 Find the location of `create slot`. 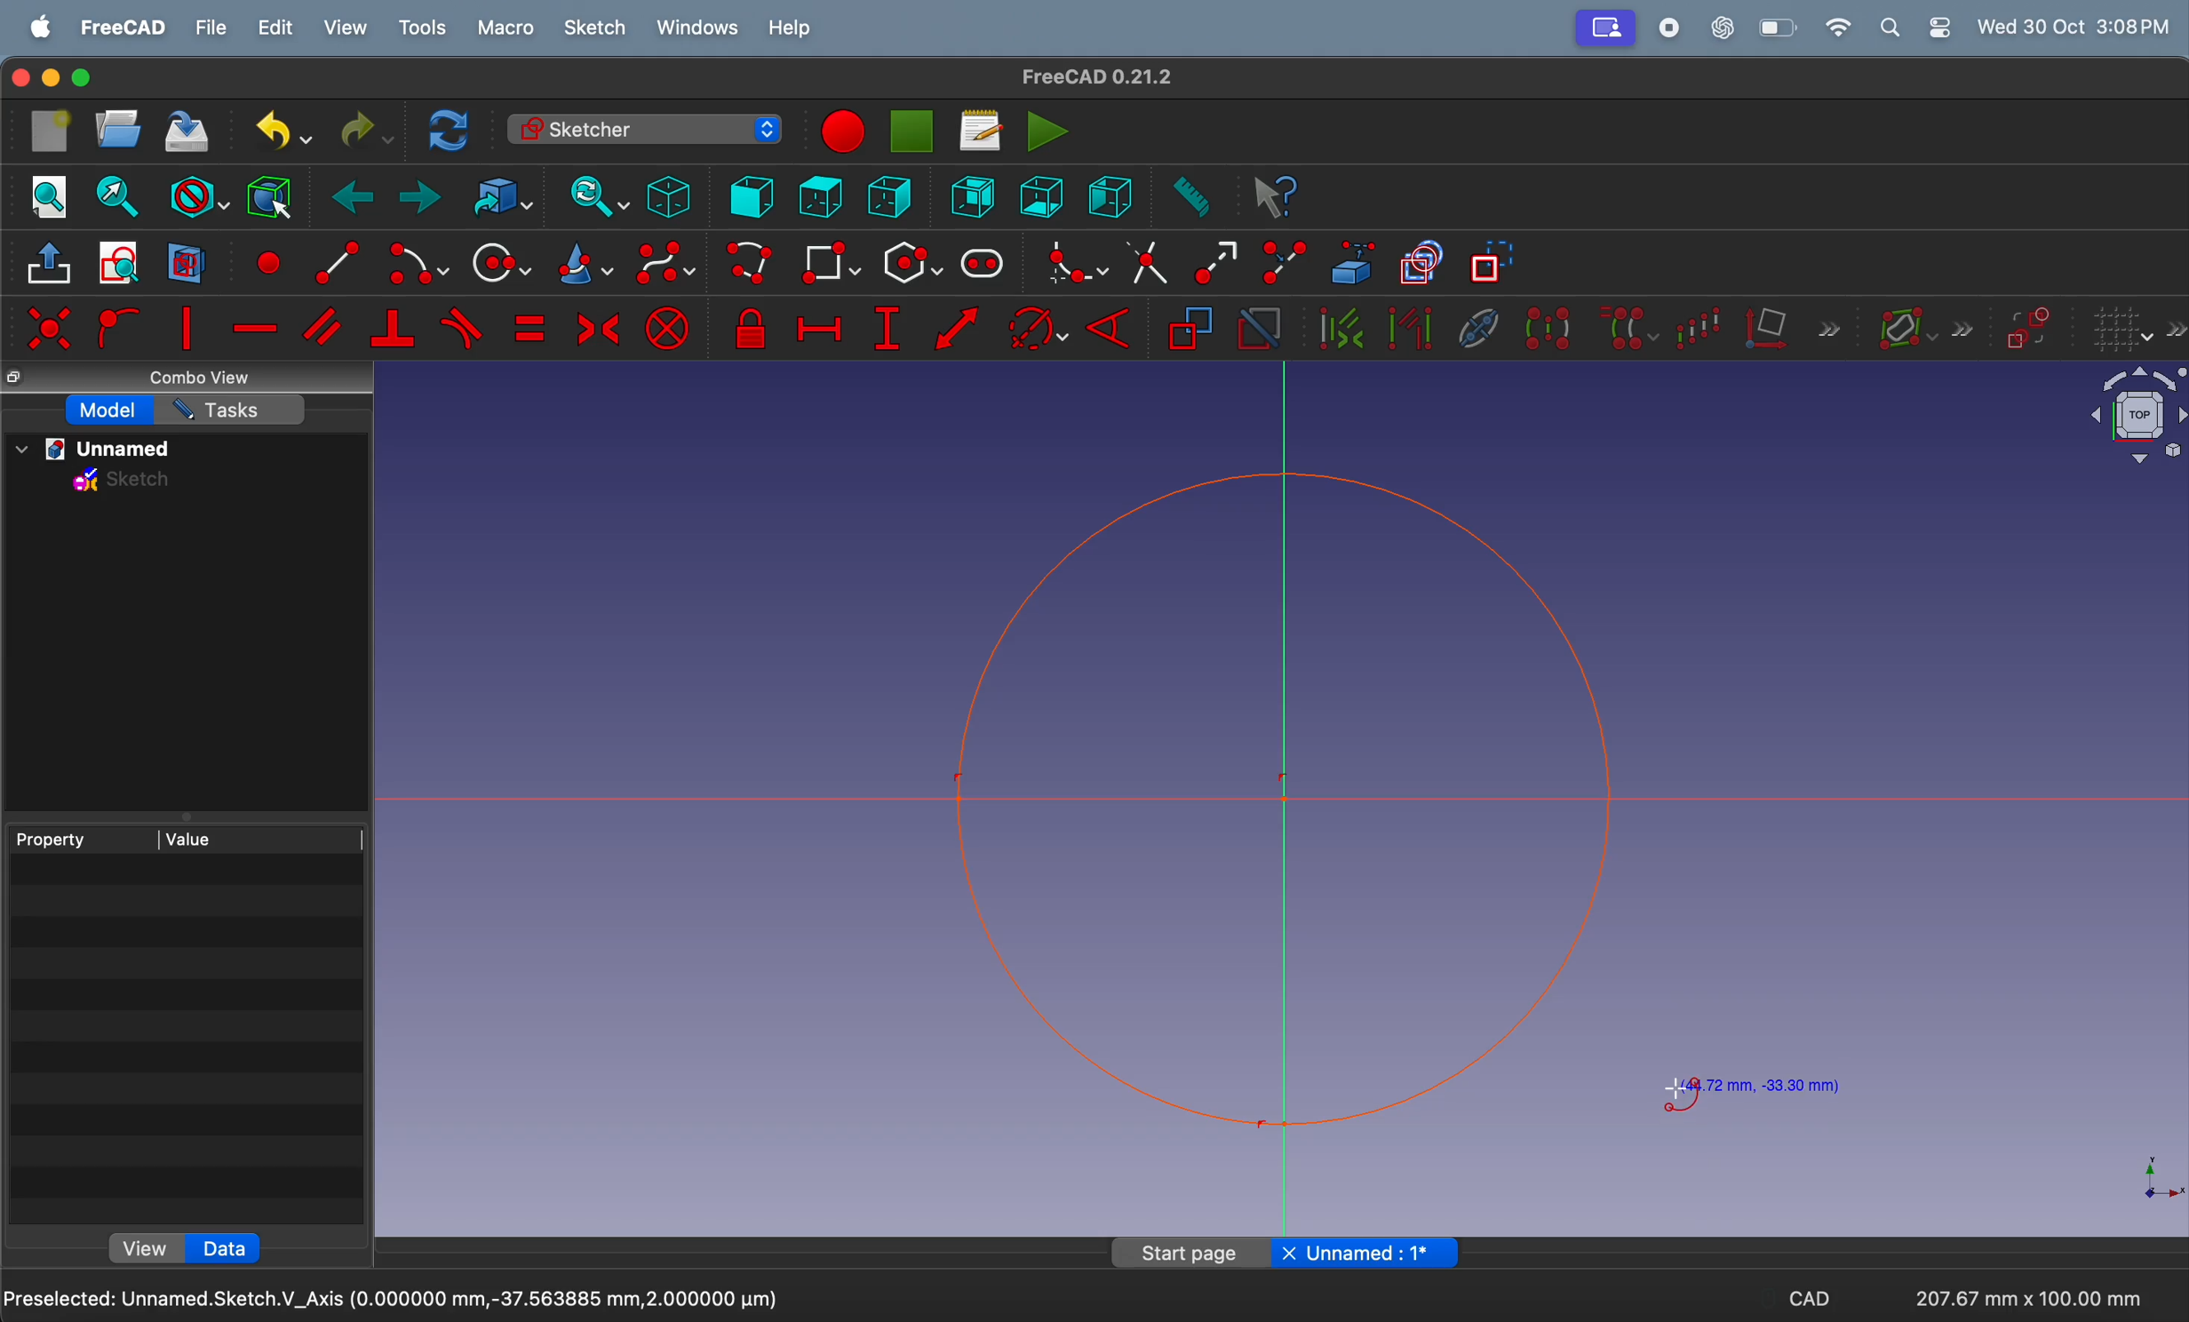

create slot is located at coordinates (983, 265).